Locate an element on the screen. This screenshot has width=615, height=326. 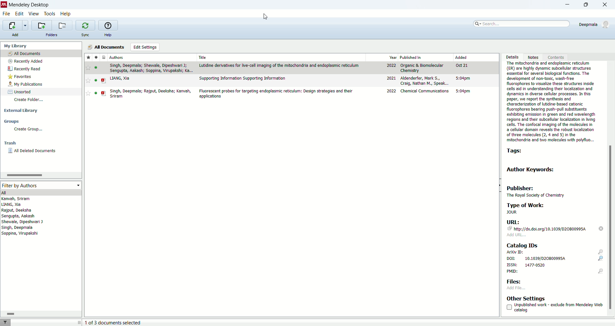
favorites is located at coordinates (20, 77).